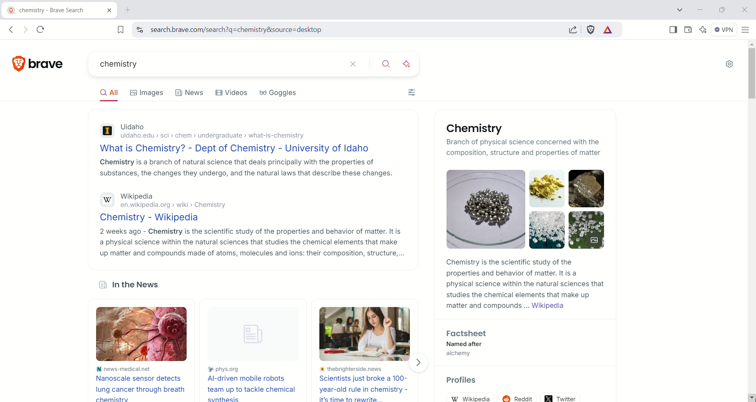  What do you see at coordinates (525, 148) in the screenshot?
I see `branch of physical science concerned with the composition, structure and properties of matter` at bounding box center [525, 148].